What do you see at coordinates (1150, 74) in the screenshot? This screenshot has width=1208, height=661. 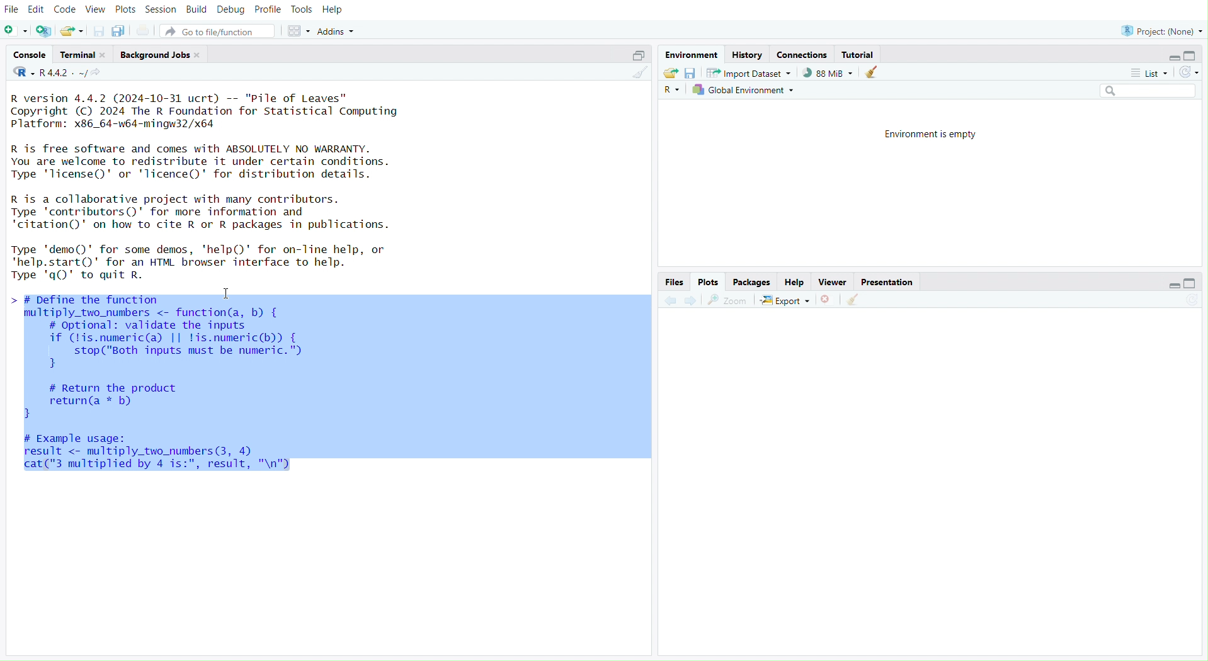 I see `List` at bounding box center [1150, 74].